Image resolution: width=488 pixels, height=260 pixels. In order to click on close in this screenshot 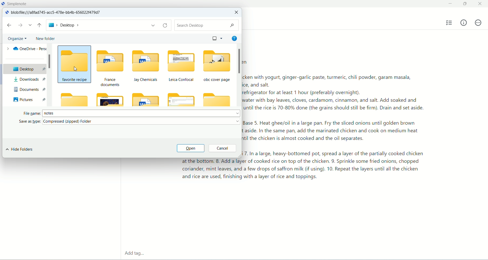, I will do `click(236, 13)`.